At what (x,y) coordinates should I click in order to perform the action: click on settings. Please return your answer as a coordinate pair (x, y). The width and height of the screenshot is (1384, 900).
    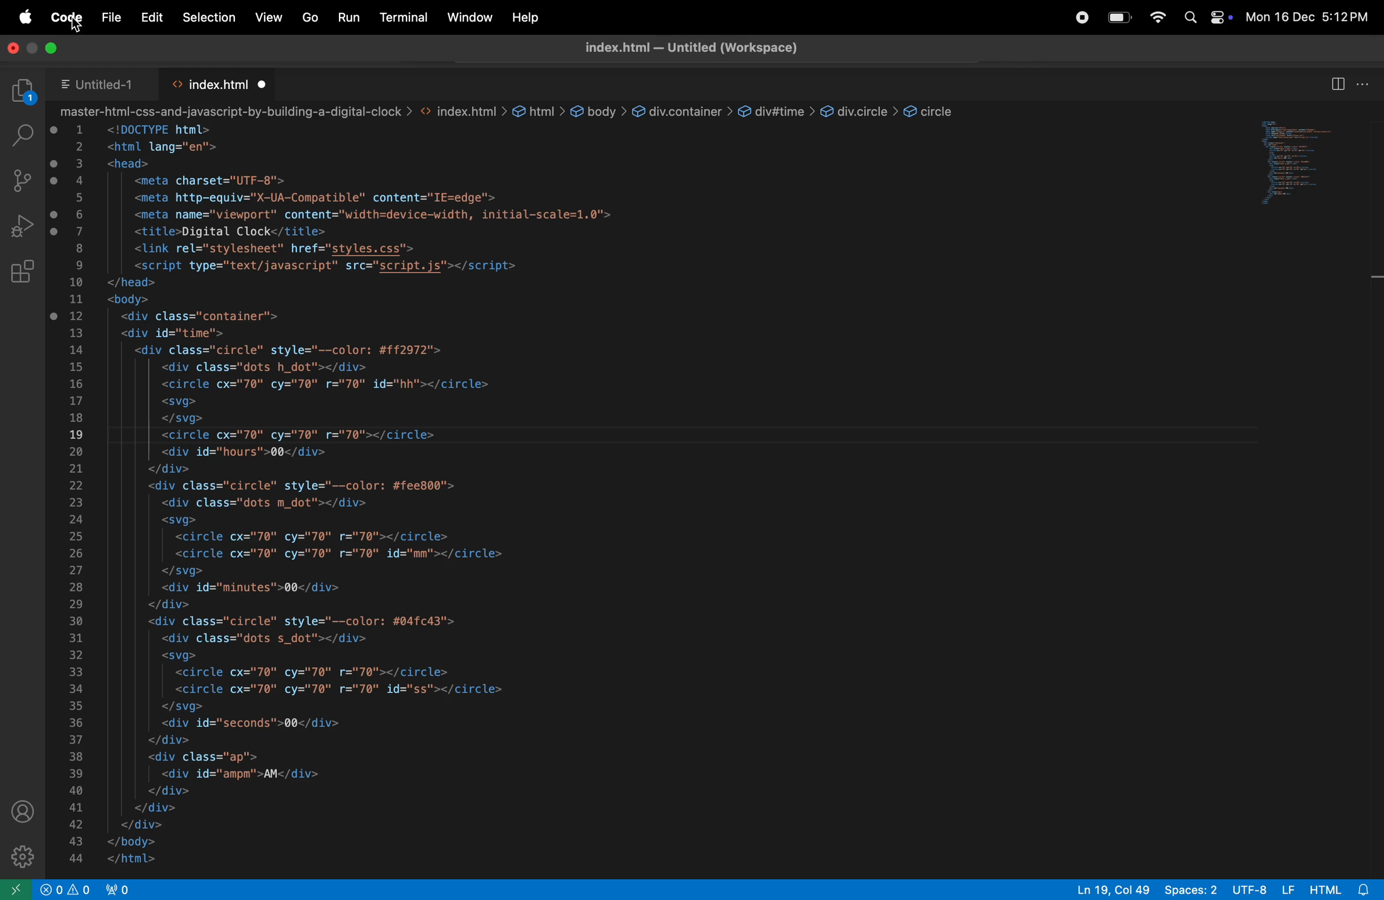
    Looking at the image, I should click on (23, 853).